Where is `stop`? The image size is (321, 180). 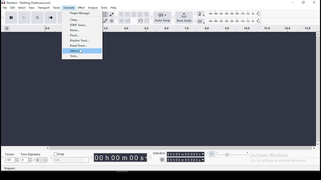 stop is located at coordinates (38, 17).